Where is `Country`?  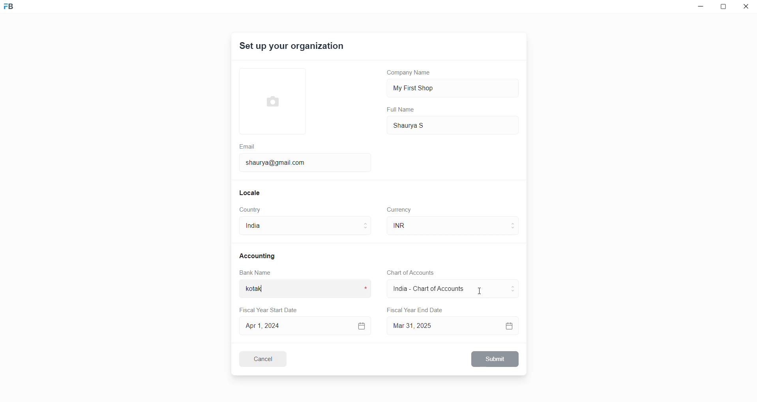 Country is located at coordinates (252, 210).